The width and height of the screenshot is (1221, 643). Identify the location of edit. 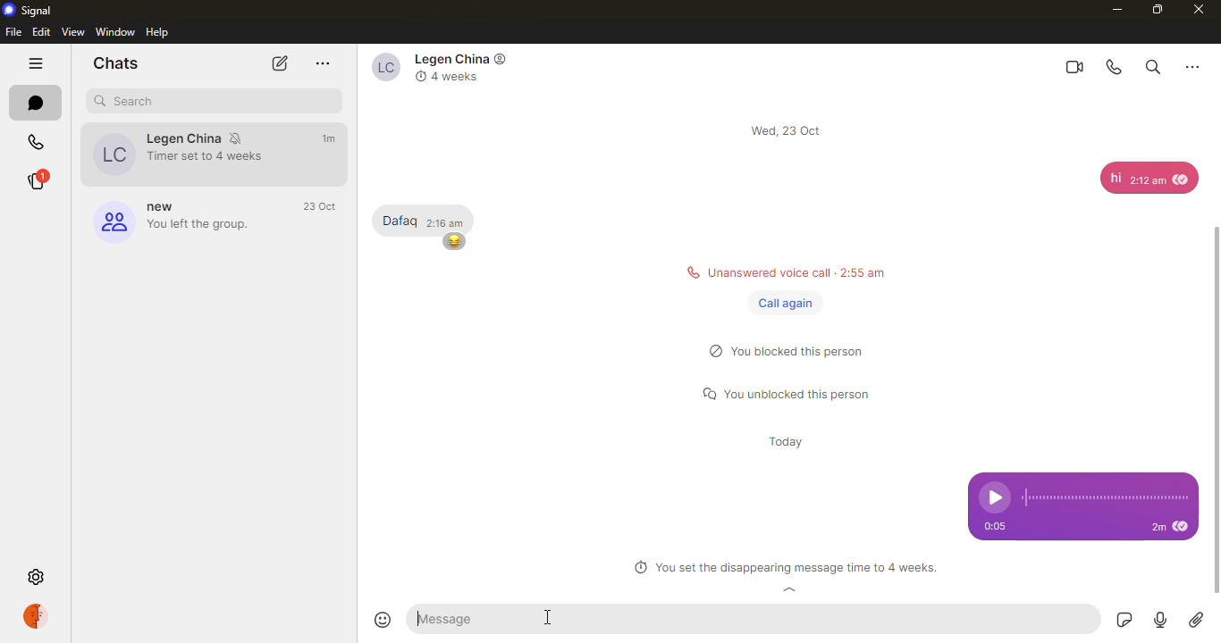
(41, 31).